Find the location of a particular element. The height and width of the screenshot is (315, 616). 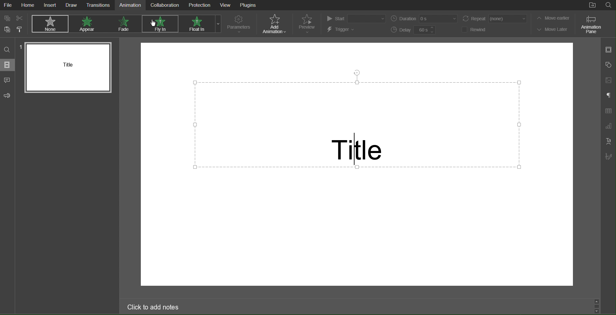

Click to add notes is located at coordinates (154, 307).